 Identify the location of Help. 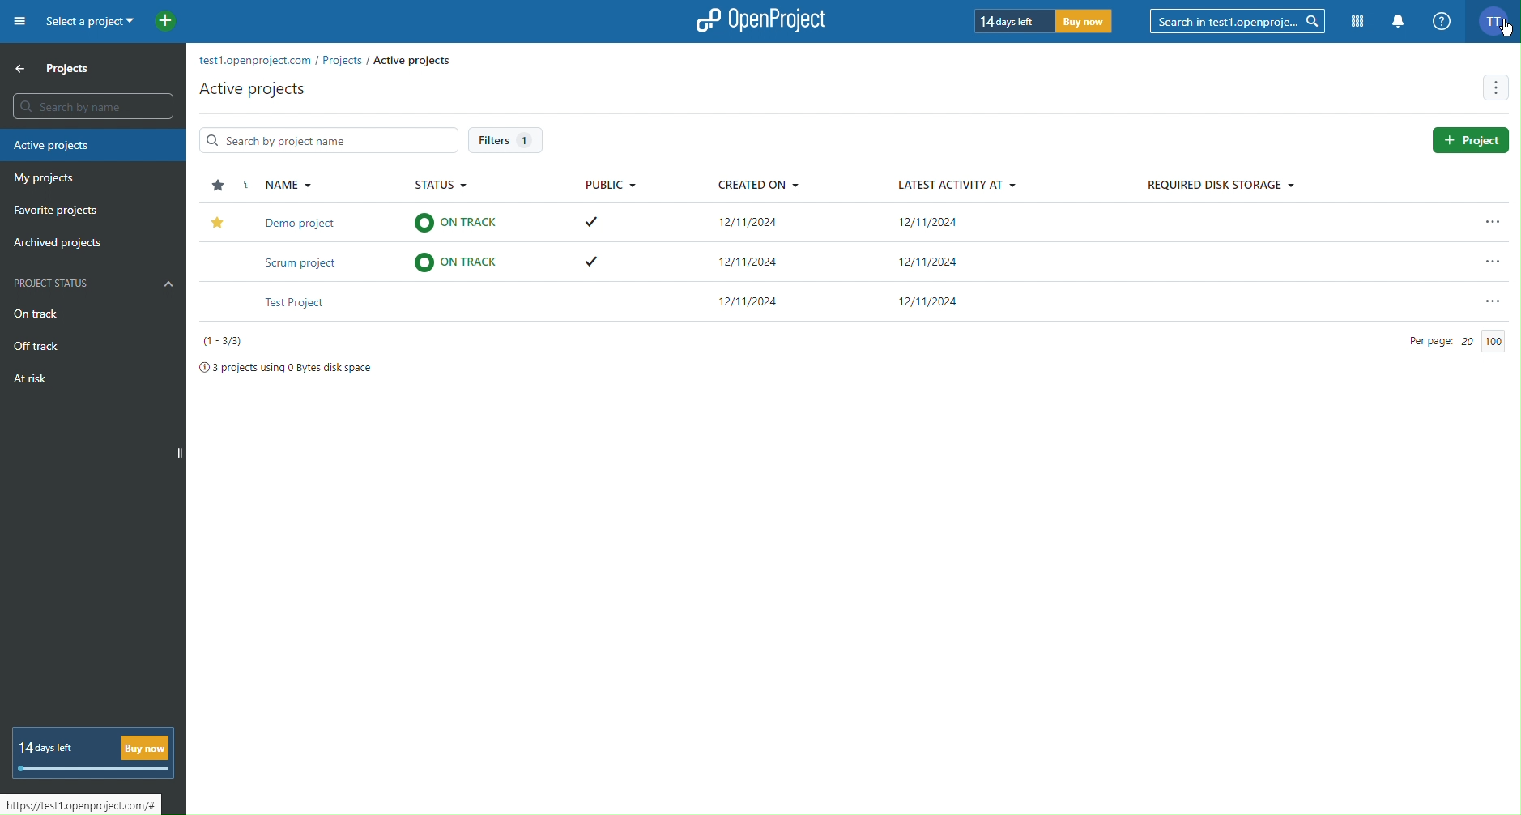
(1442, 22).